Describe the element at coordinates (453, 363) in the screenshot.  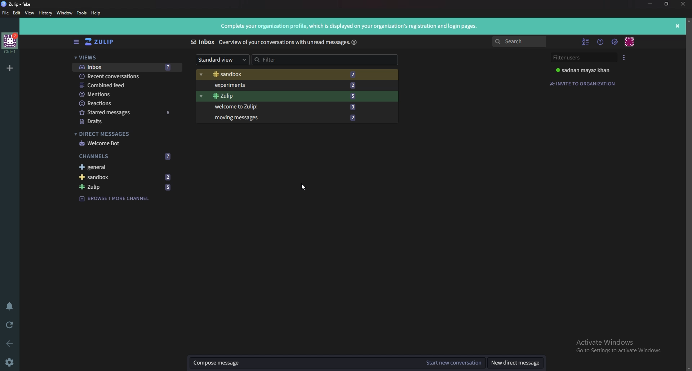
I see `Start new conversation` at that location.